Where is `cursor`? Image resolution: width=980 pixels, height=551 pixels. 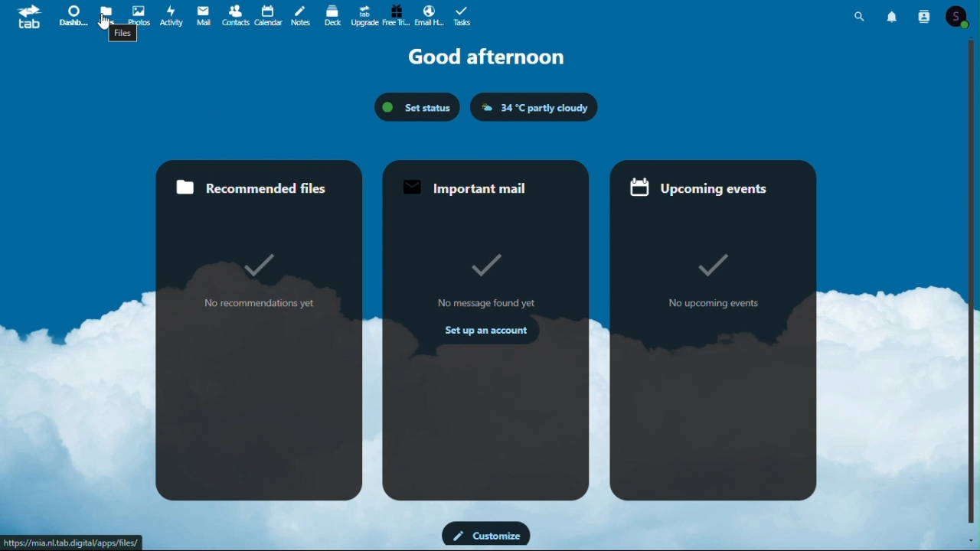
cursor is located at coordinates (109, 22).